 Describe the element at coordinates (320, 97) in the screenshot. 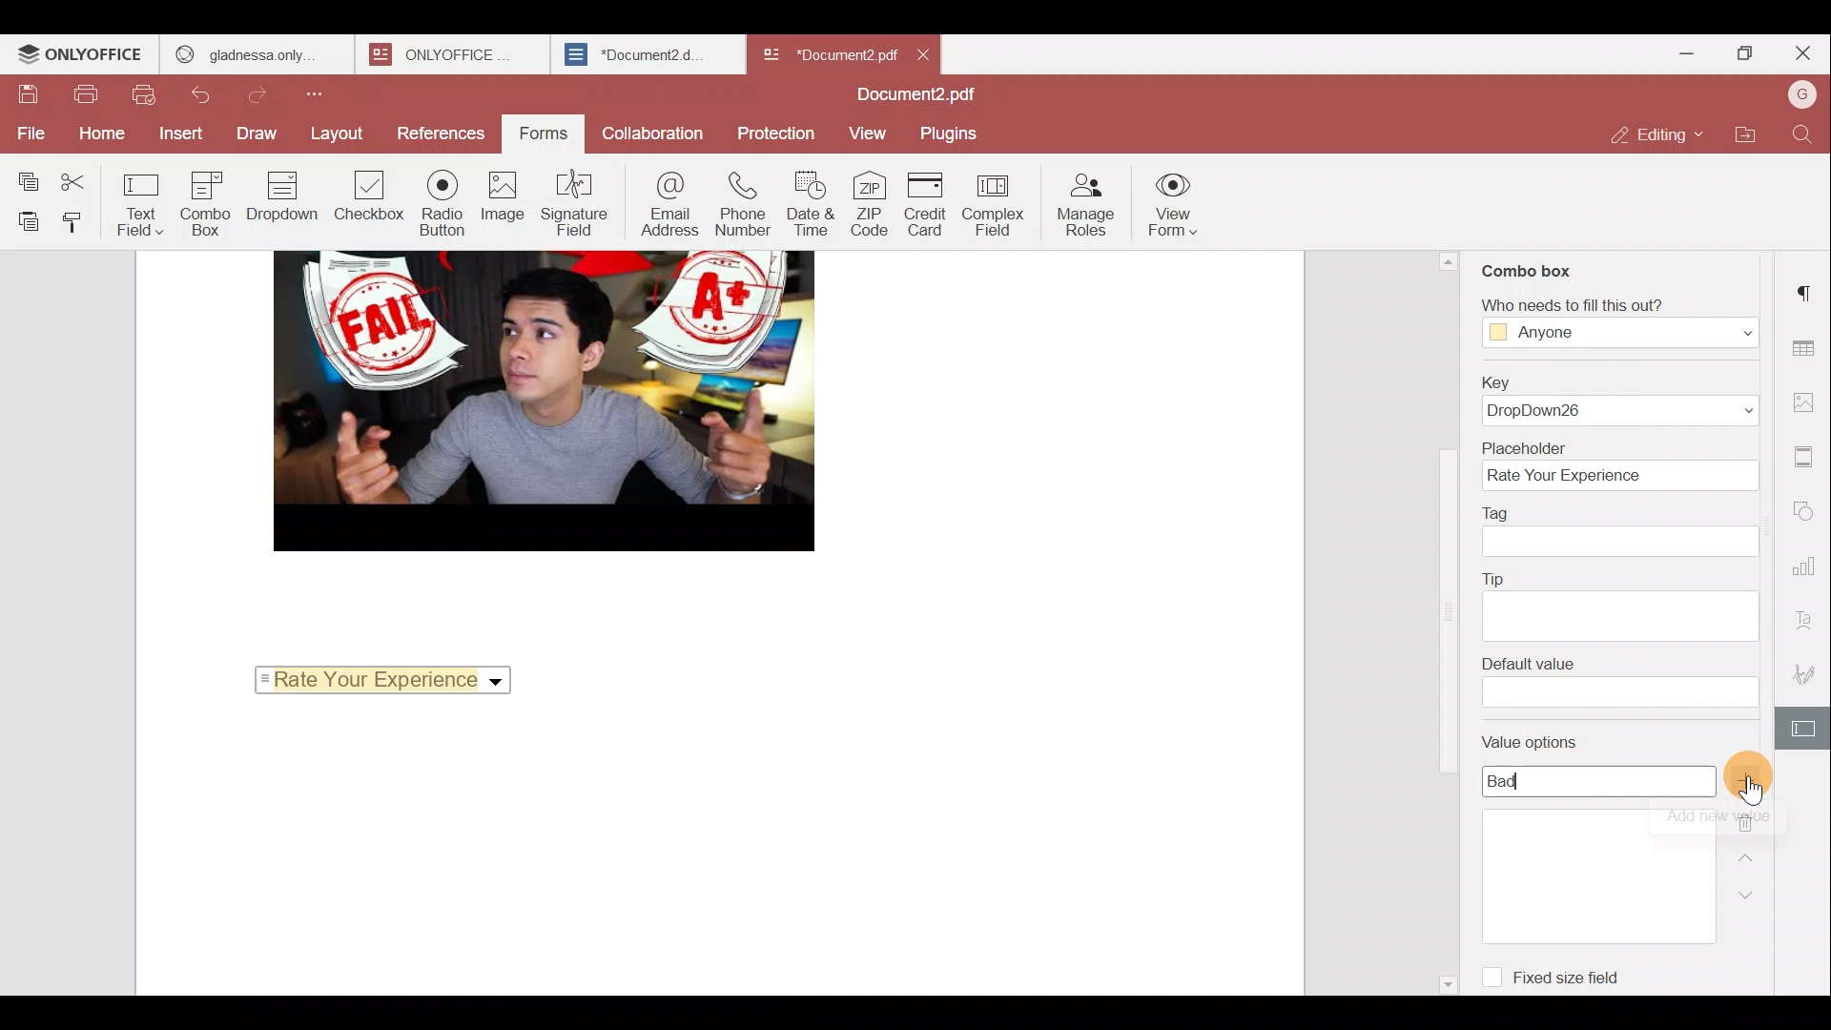

I see `Customize quick access toolbar` at that location.